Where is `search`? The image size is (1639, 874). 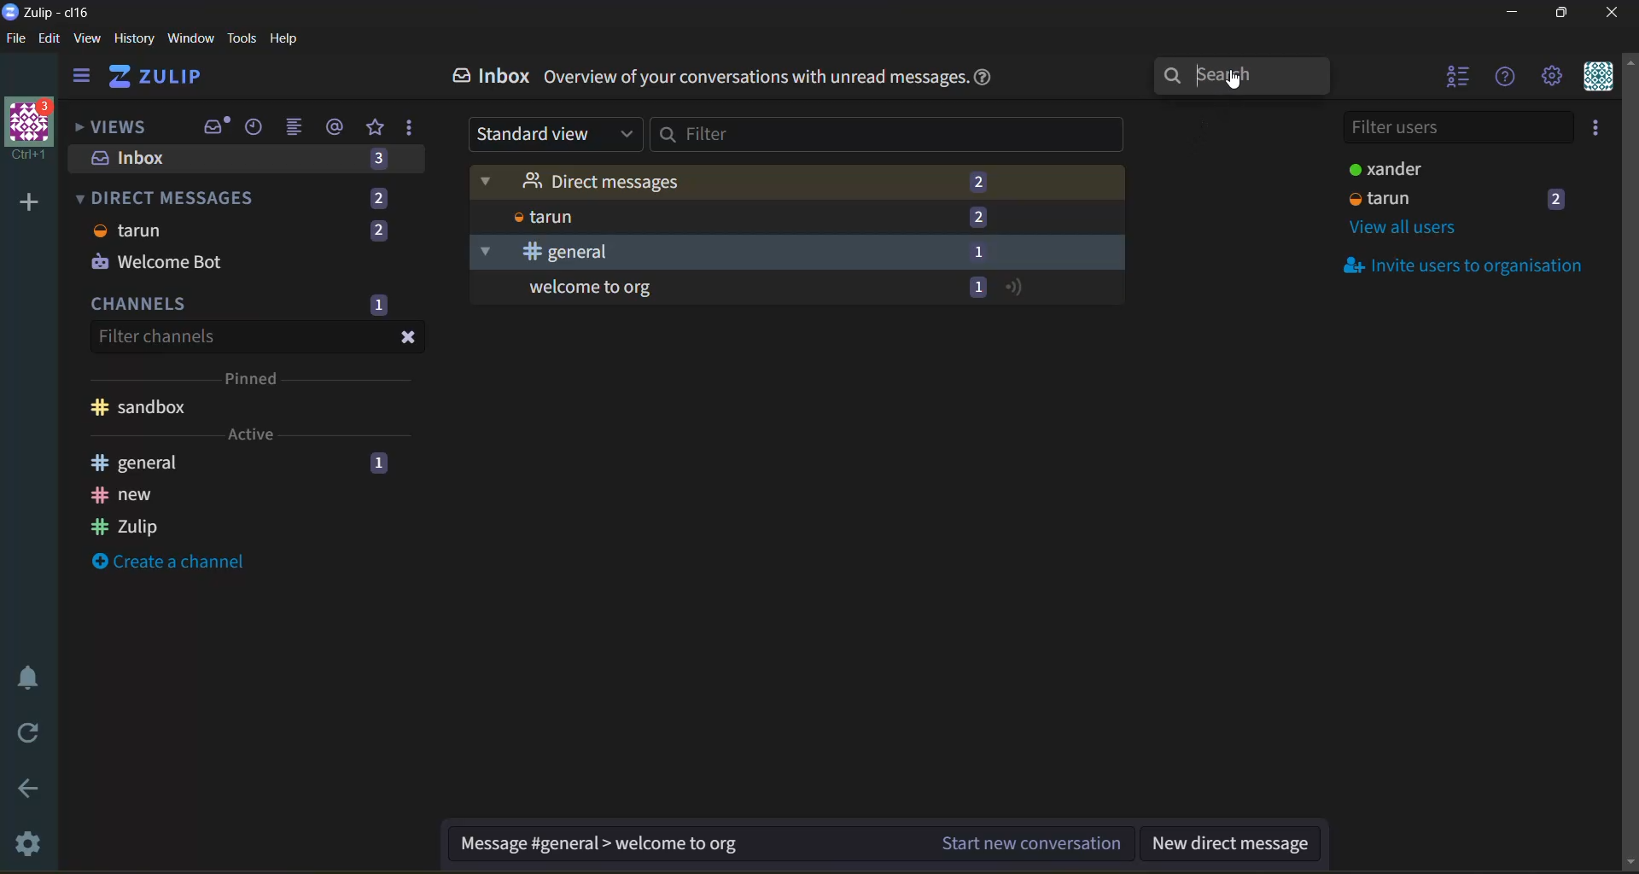
search is located at coordinates (1238, 80).